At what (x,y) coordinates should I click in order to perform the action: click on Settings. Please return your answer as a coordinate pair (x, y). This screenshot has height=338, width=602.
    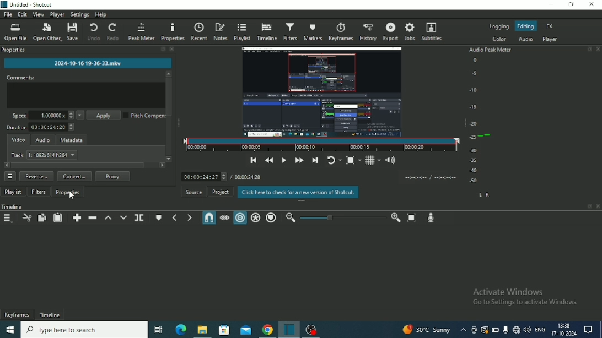
    Looking at the image, I should click on (79, 14).